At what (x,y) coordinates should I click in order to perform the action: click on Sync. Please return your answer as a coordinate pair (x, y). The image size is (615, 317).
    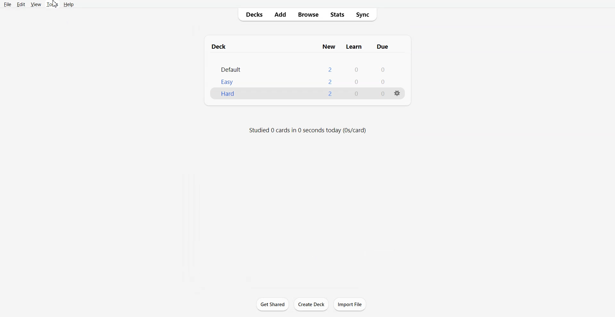
    Looking at the image, I should click on (365, 15).